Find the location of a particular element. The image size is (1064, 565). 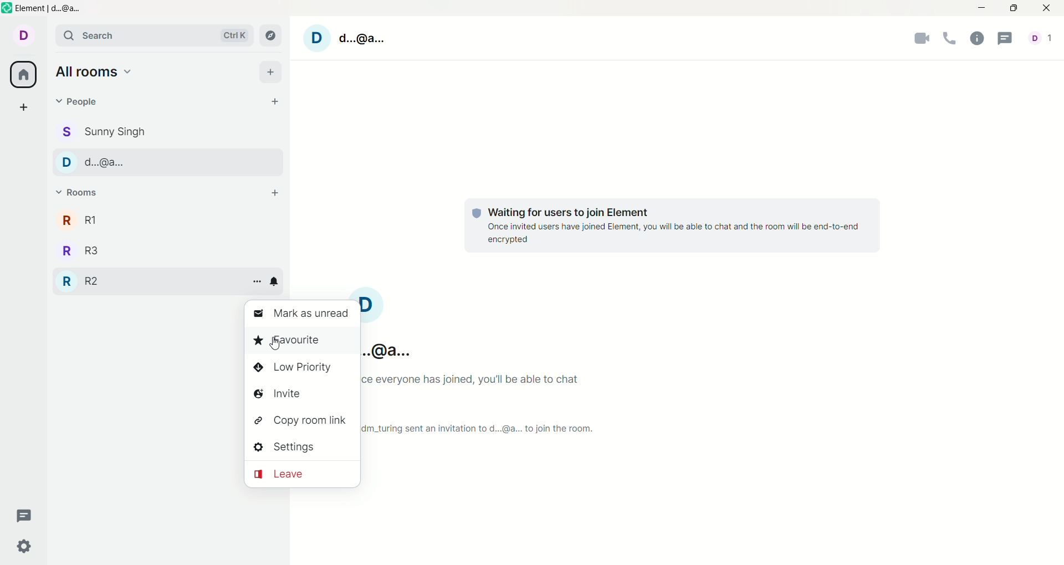

minimize is located at coordinates (983, 7).